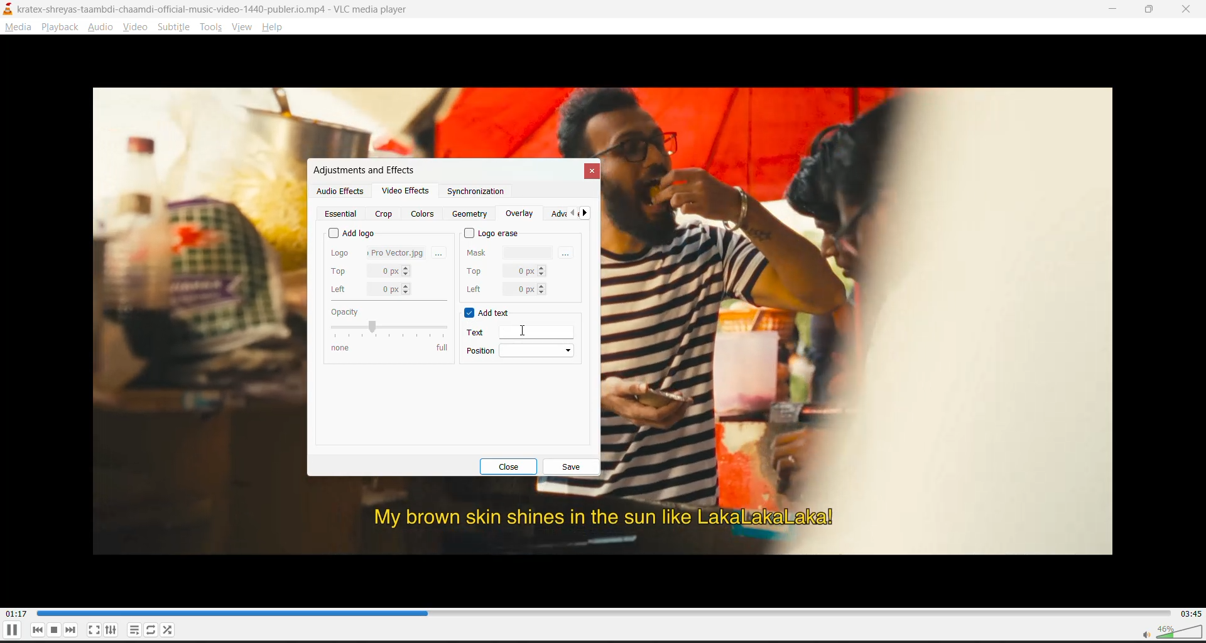  What do you see at coordinates (40, 630) in the screenshot?
I see `previous` at bounding box center [40, 630].